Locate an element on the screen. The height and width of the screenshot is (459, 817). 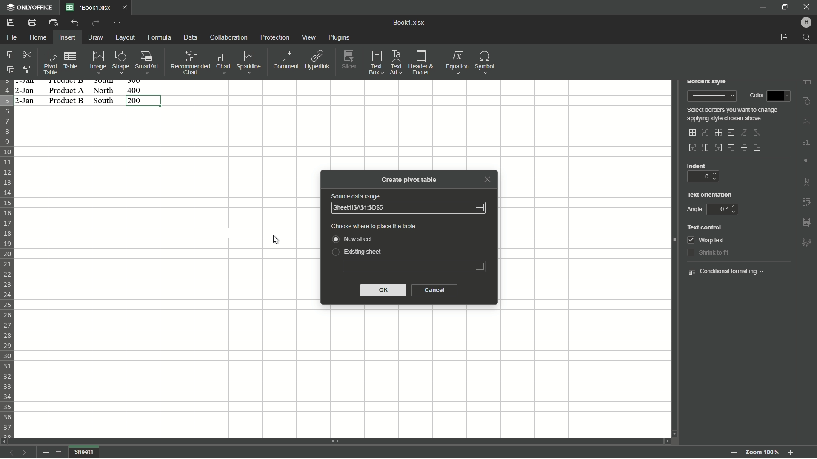
Redo is located at coordinates (96, 22).